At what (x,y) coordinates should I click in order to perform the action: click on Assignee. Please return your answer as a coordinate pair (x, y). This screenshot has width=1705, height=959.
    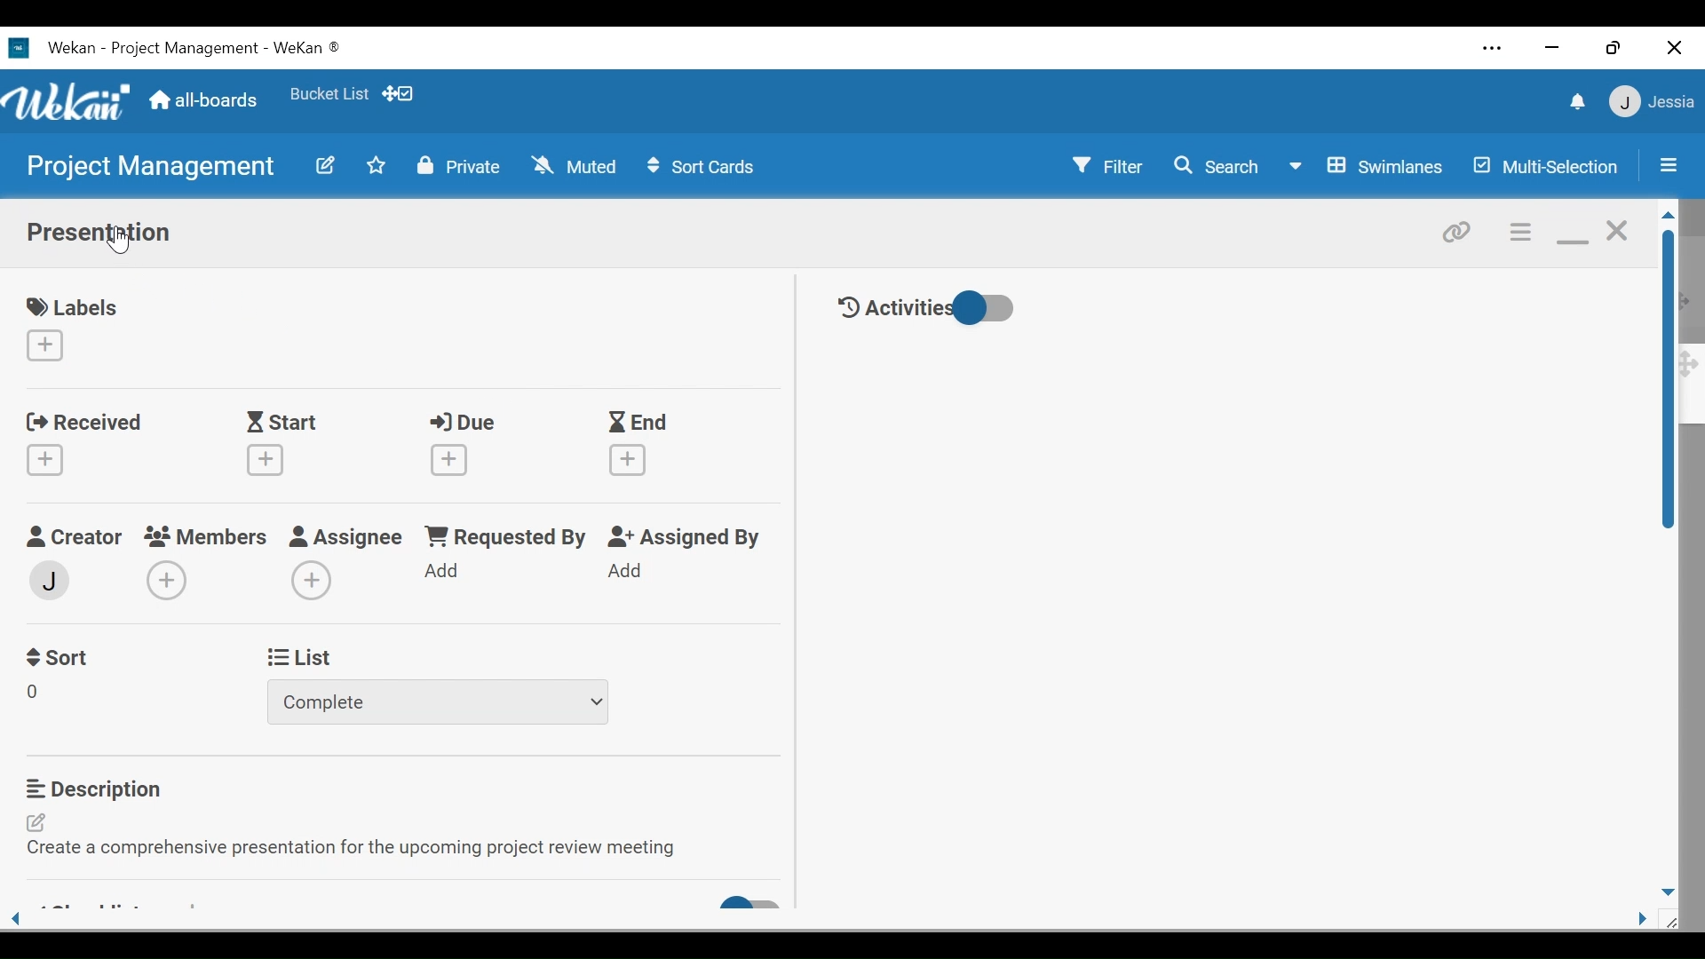
    Looking at the image, I should click on (347, 536).